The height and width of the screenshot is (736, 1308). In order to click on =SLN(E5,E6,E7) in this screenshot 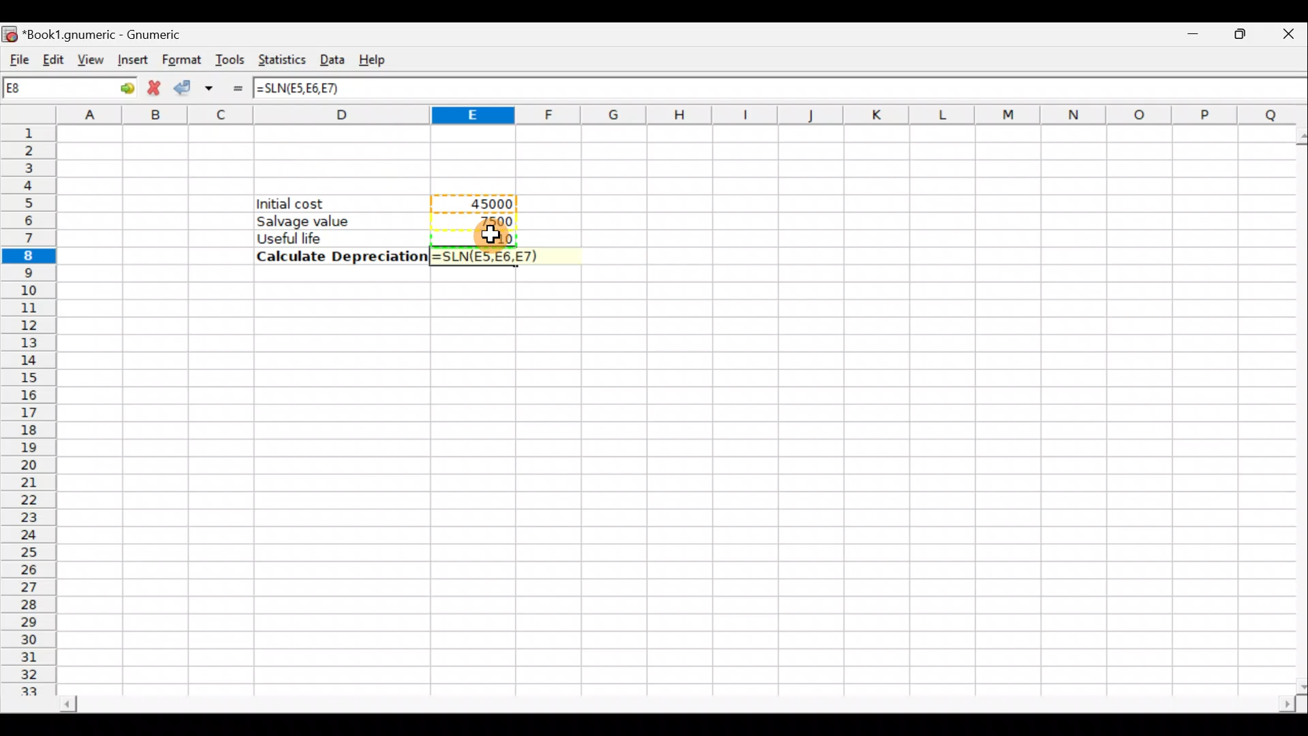, I will do `click(484, 256)`.